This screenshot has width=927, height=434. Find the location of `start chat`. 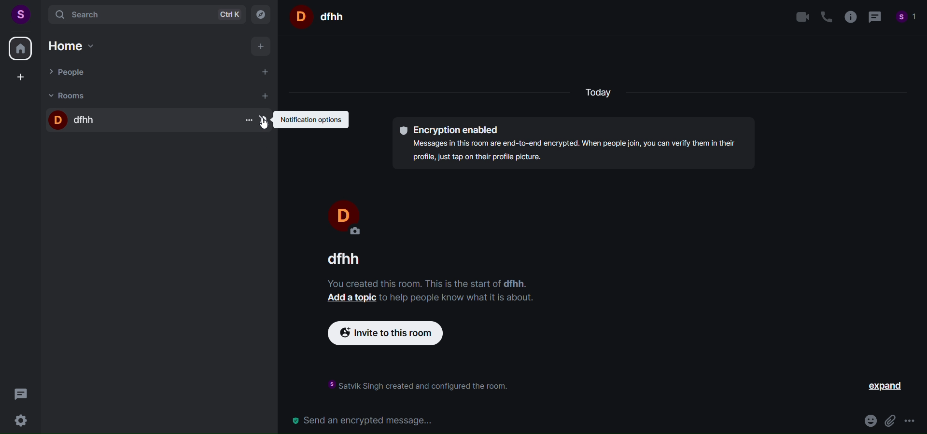

start chat is located at coordinates (267, 72).